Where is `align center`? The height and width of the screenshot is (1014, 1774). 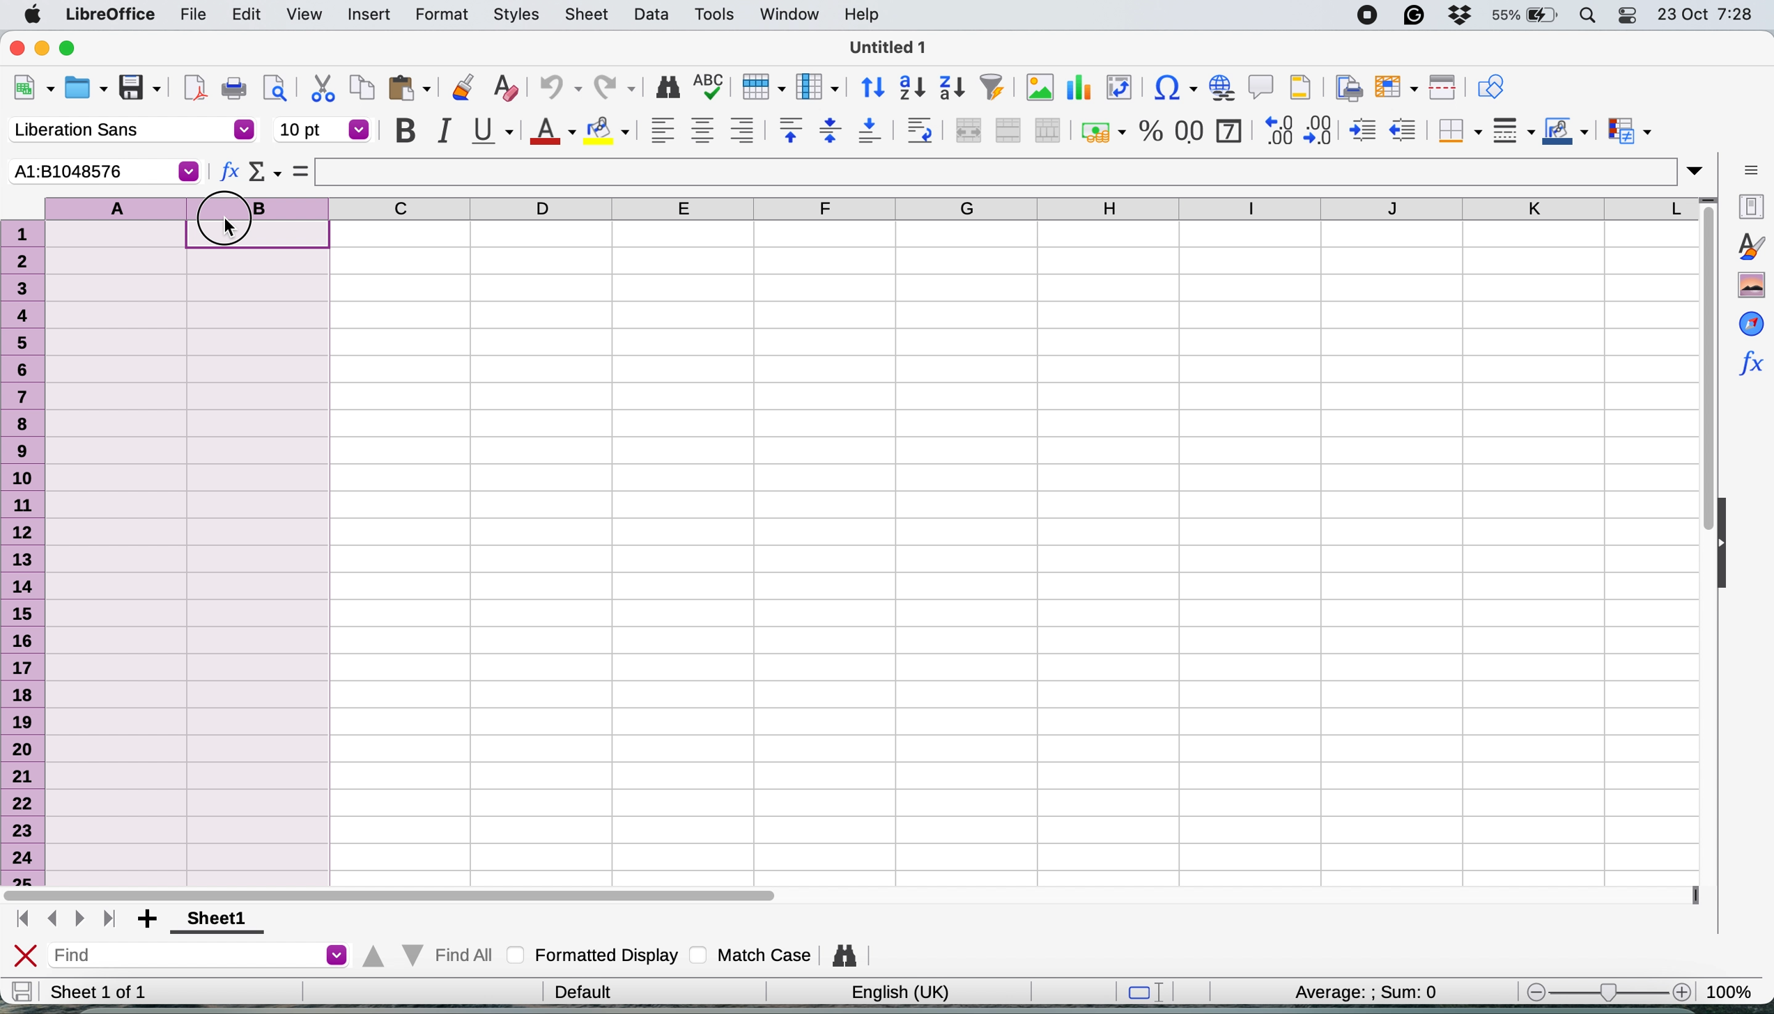 align center is located at coordinates (702, 130).